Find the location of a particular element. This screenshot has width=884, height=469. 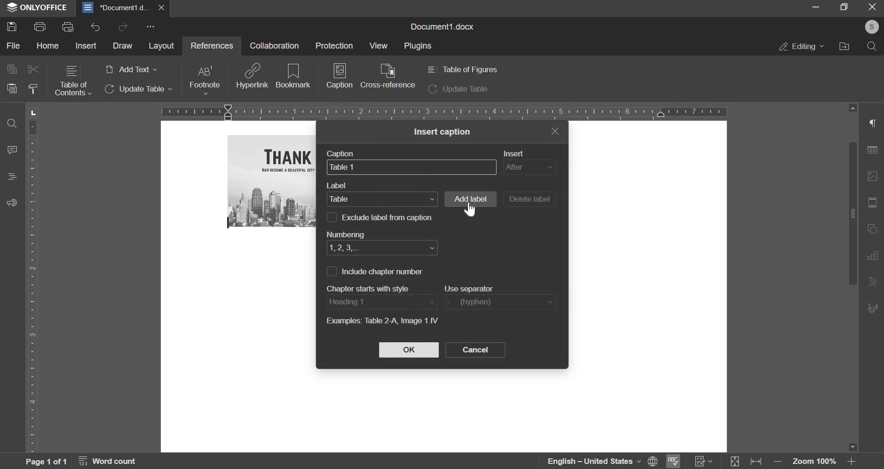

numbering  is located at coordinates (344, 233).